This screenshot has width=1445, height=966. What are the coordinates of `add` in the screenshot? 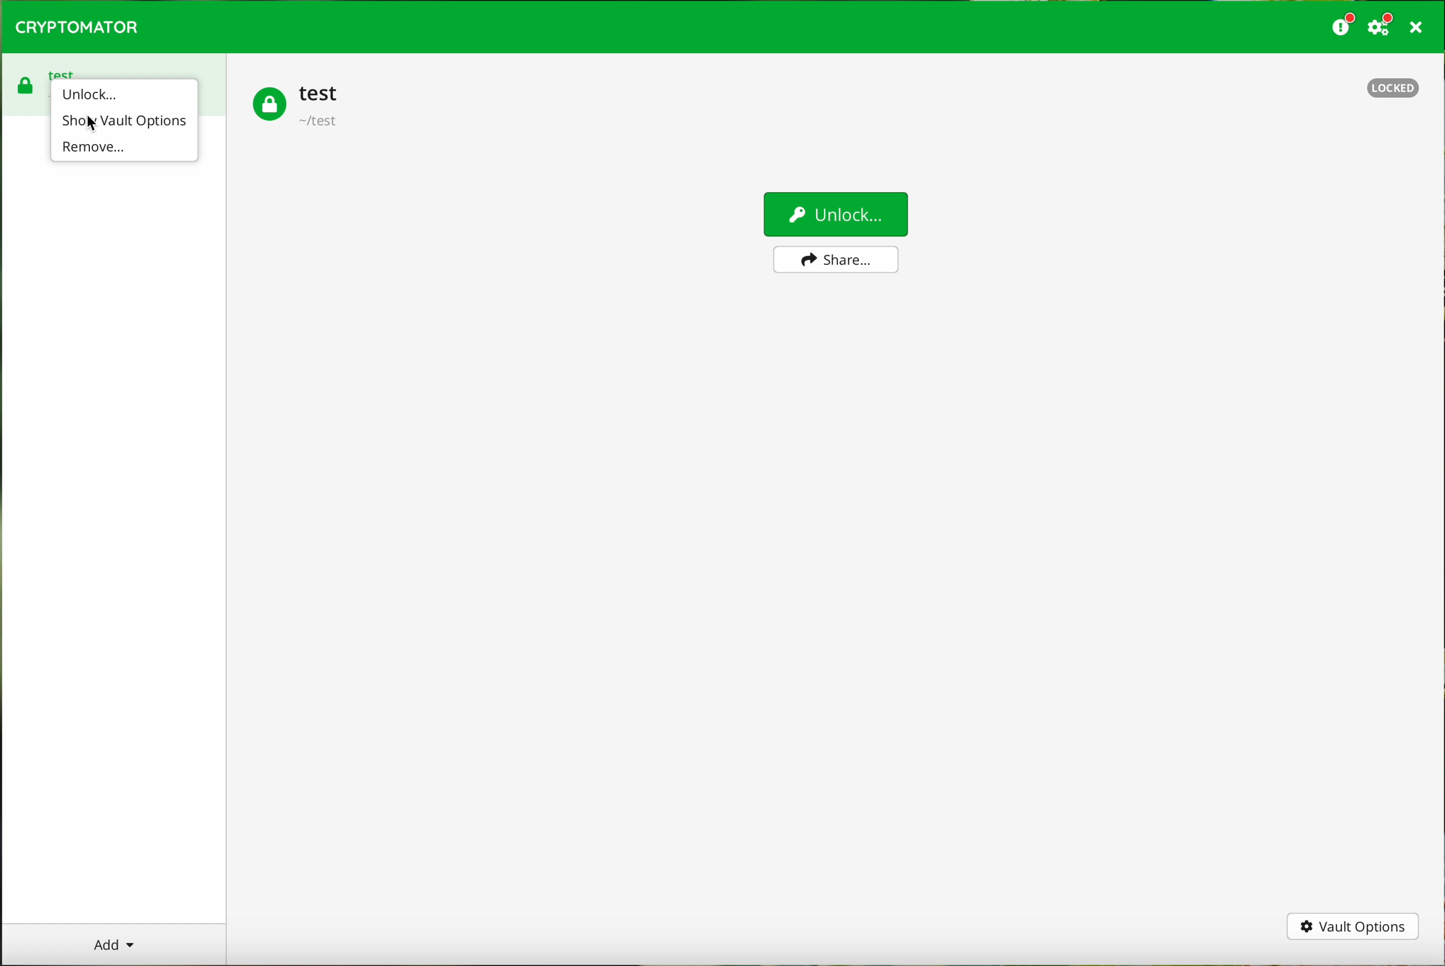 It's located at (114, 944).